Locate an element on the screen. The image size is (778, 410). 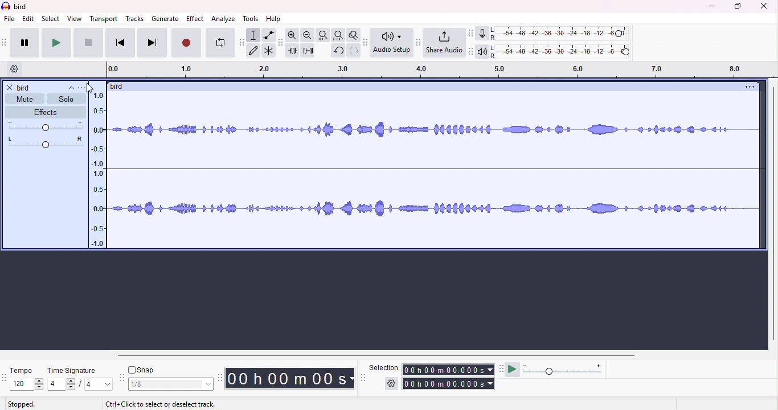
Audio setup tool bar is located at coordinates (367, 42).